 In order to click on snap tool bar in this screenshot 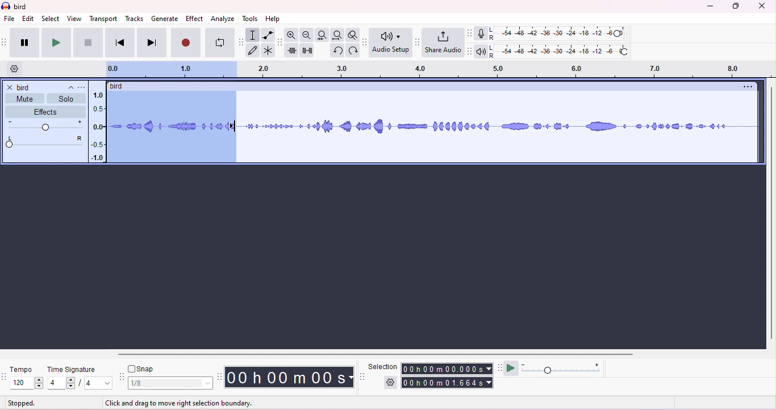, I will do `click(122, 376)`.